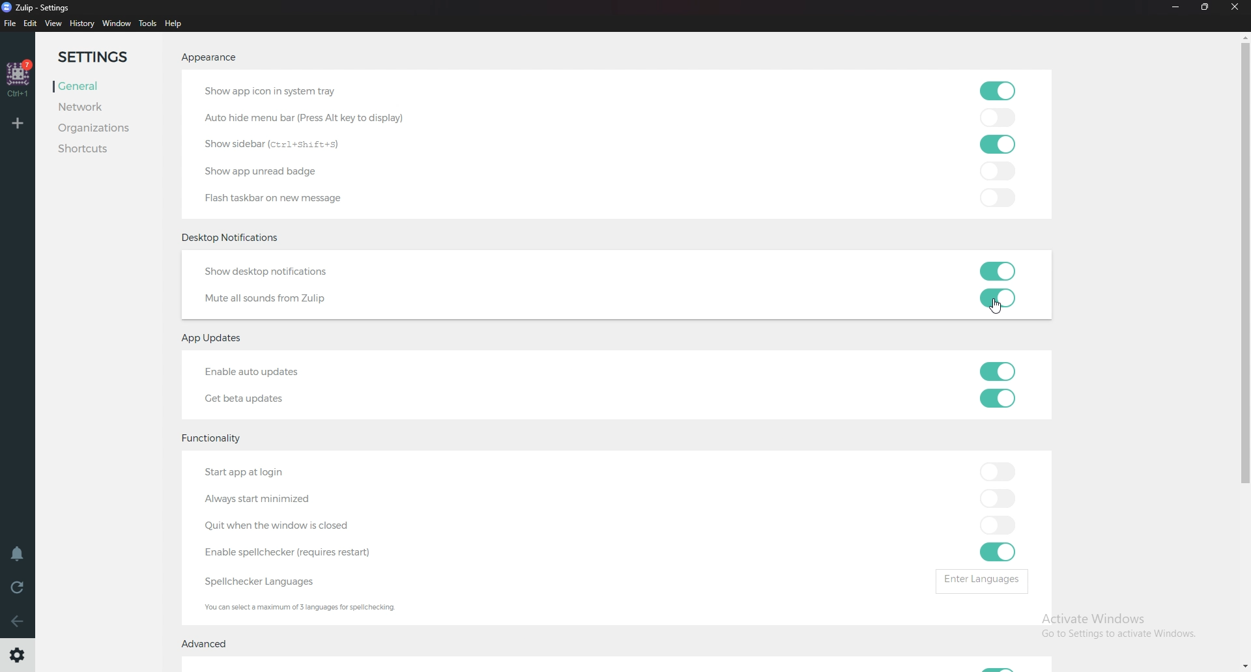  I want to click on Shortcuts, so click(93, 149).